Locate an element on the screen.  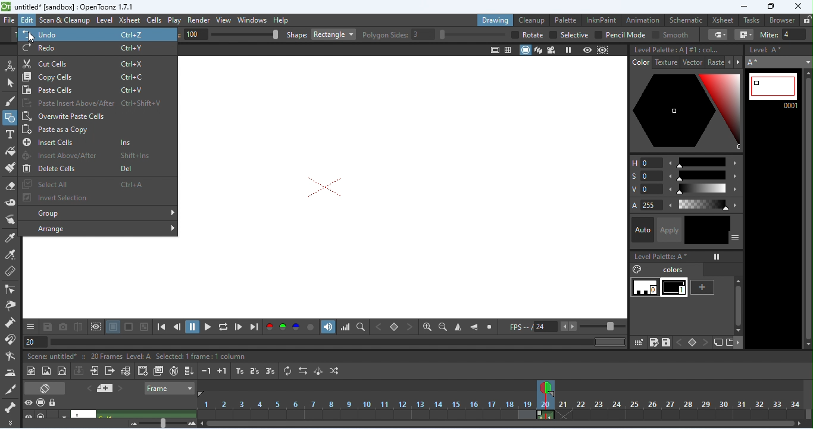
xsheet is located at coordinates (129, 20).